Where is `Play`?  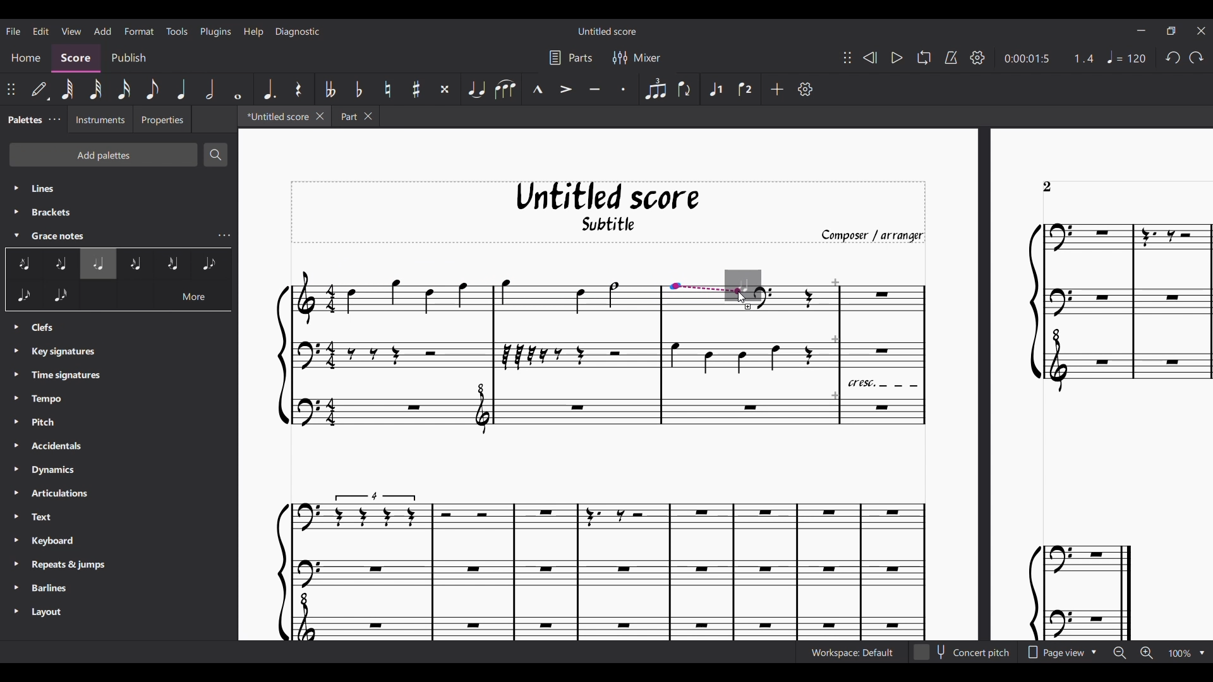
Play is located at coordinates (897, 57).